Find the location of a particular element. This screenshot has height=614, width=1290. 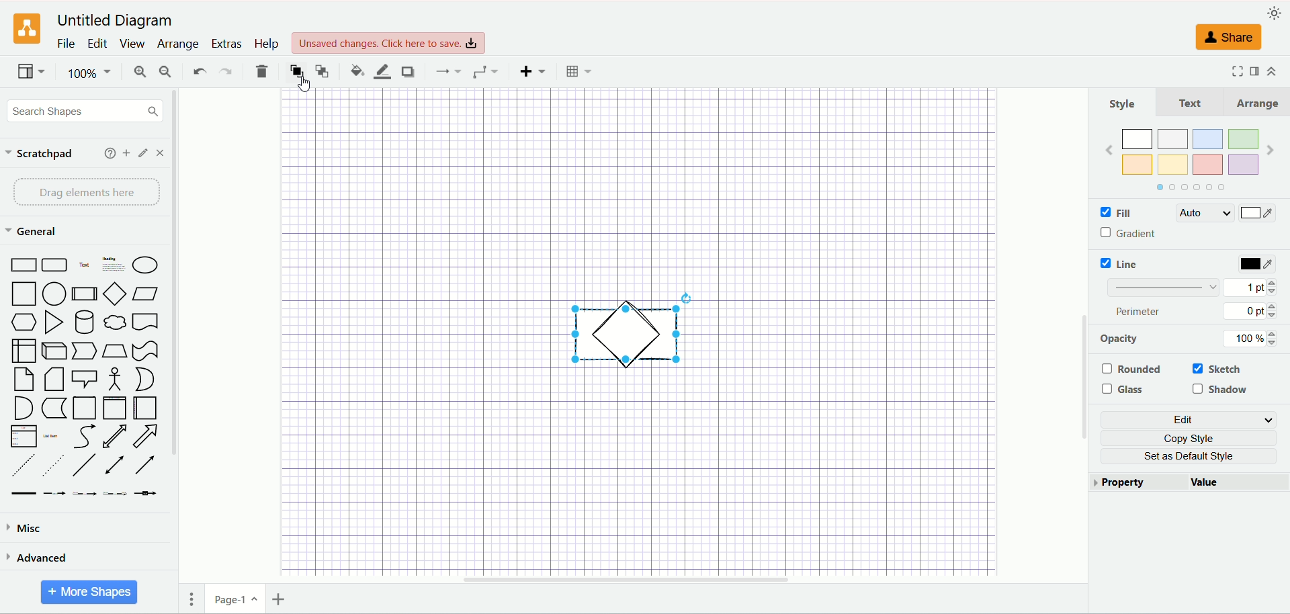

100% is located at coordinates (1248, 338).